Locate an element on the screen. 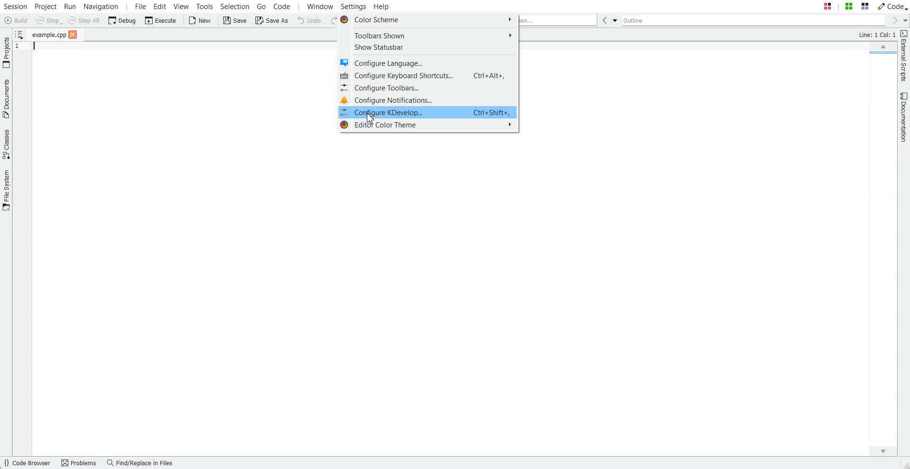 The width and height of the screenshot is (910, 469). Text Cursor is located at coordinates (28, 46).